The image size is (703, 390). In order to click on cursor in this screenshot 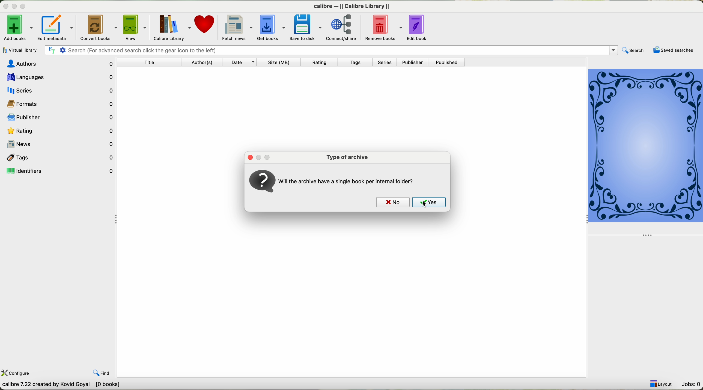, I will do `click(422, 204)`.